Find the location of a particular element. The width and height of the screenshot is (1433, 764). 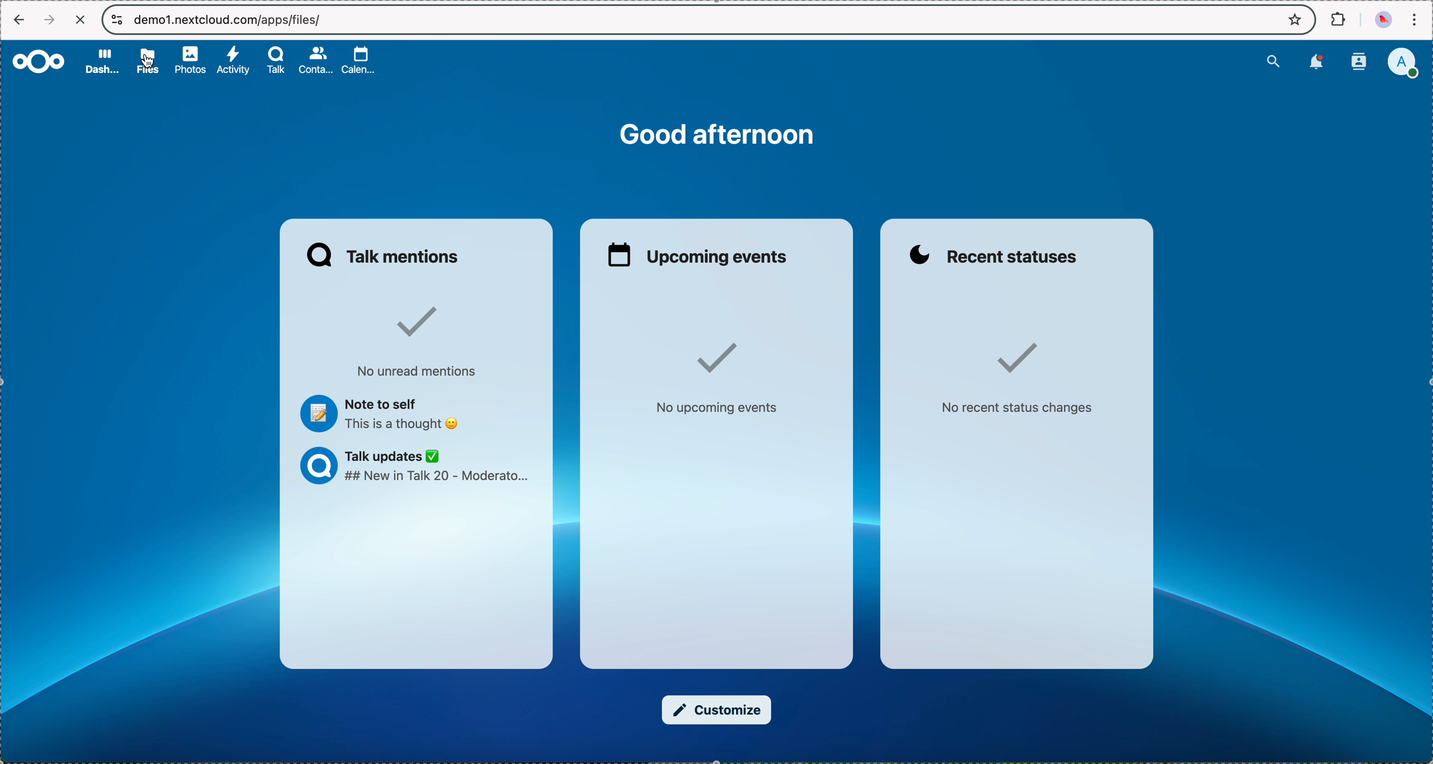

extensions is located at coordinates (1338, 20).